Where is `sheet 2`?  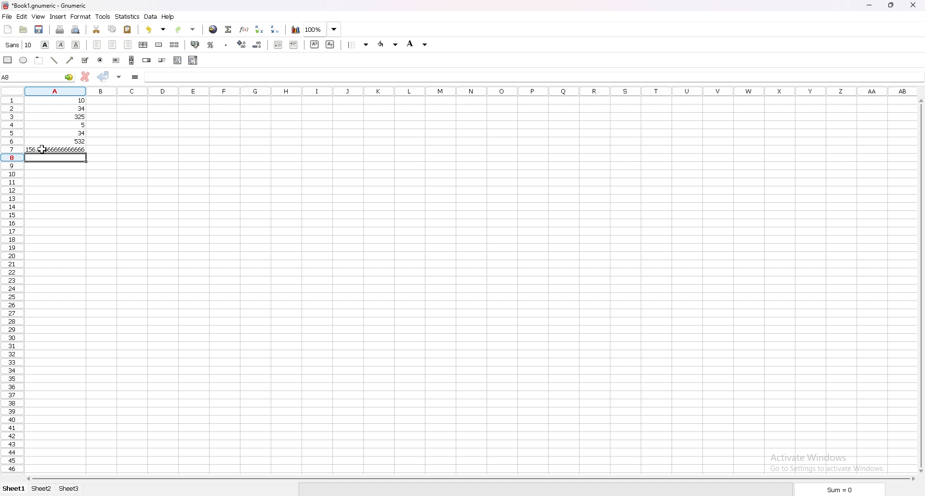
sheet 2 is located at coordinates (41, 488).